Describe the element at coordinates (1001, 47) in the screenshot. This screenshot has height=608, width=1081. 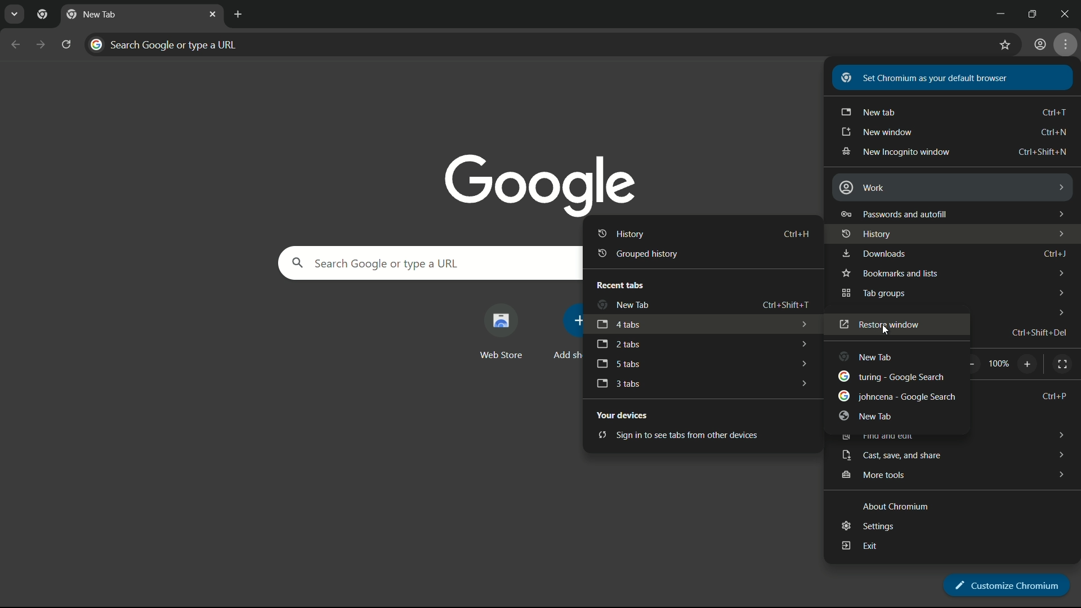
I see `bookmark ` at that location.